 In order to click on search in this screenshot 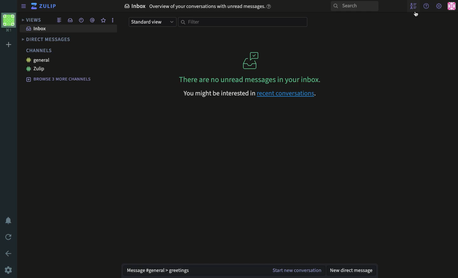, I will do `click(355, 6)`.